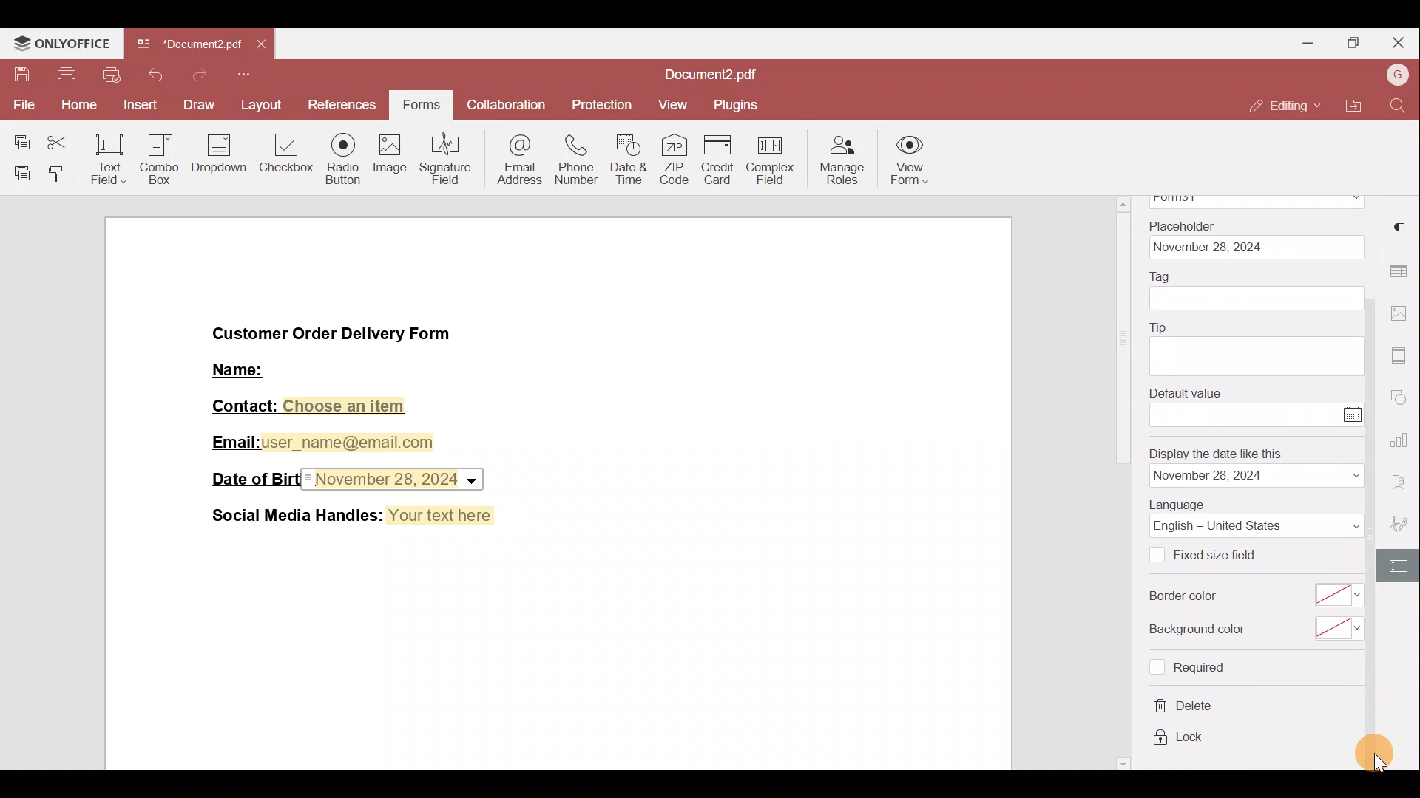 Image resolution: width=1420 pixels, height=798 pixels. Describe the element at coordinates (702, 75) in the screenshot. I see `Document2.pdf` at that location.